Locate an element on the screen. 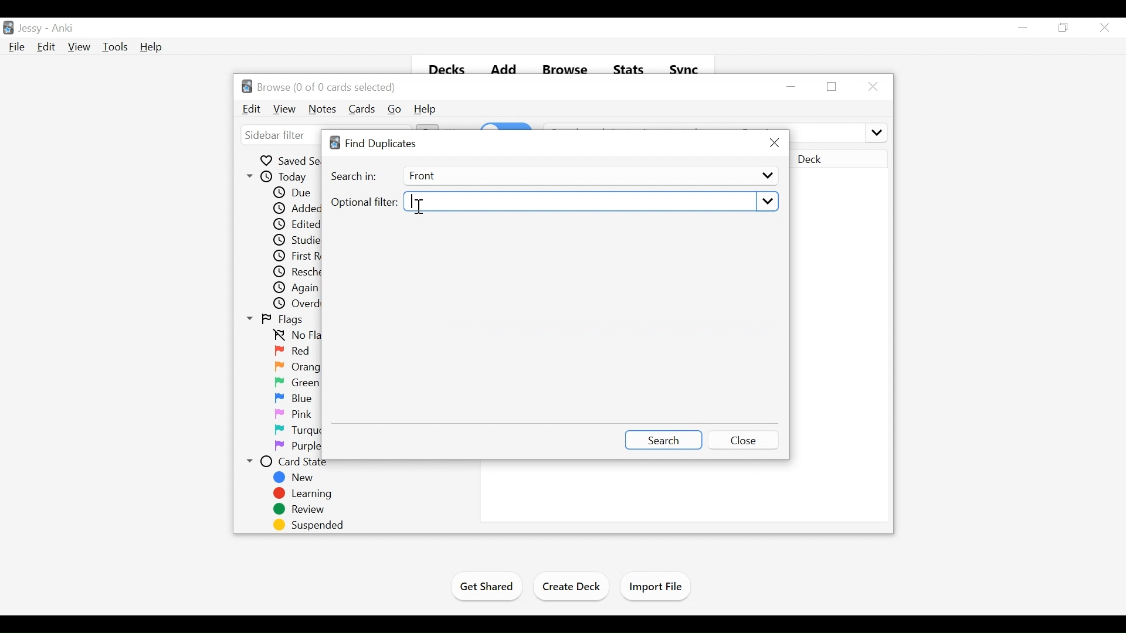  Edit is located at coordinates (45, 46).